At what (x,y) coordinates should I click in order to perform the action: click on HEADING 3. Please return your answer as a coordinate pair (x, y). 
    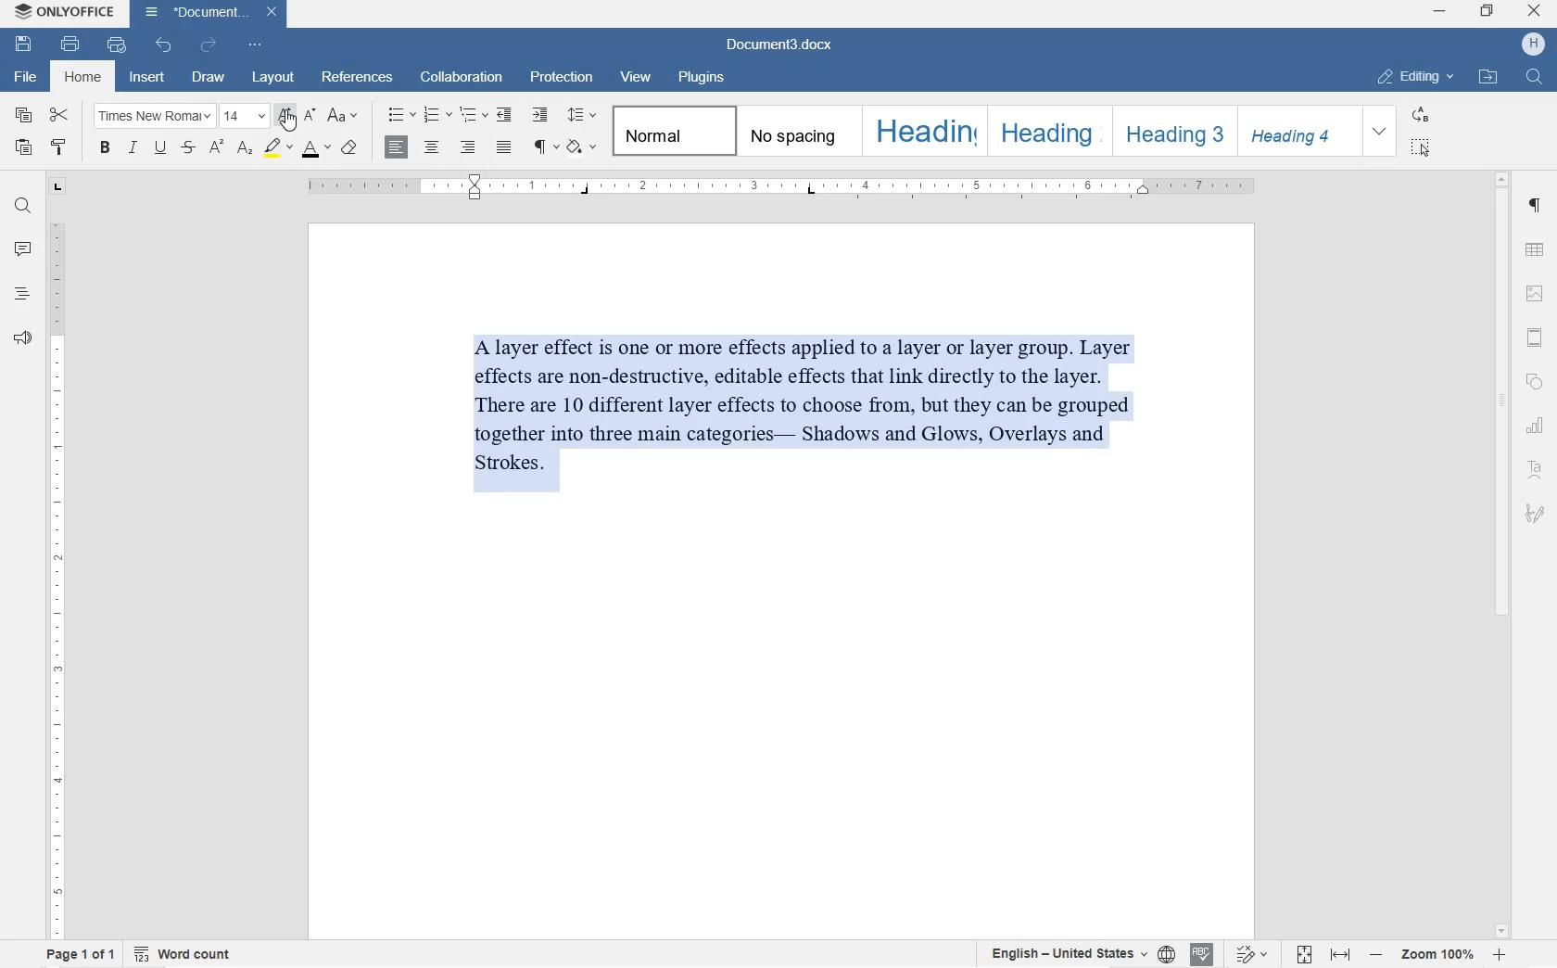
    Looking at the image, I should click on (1170, 130).